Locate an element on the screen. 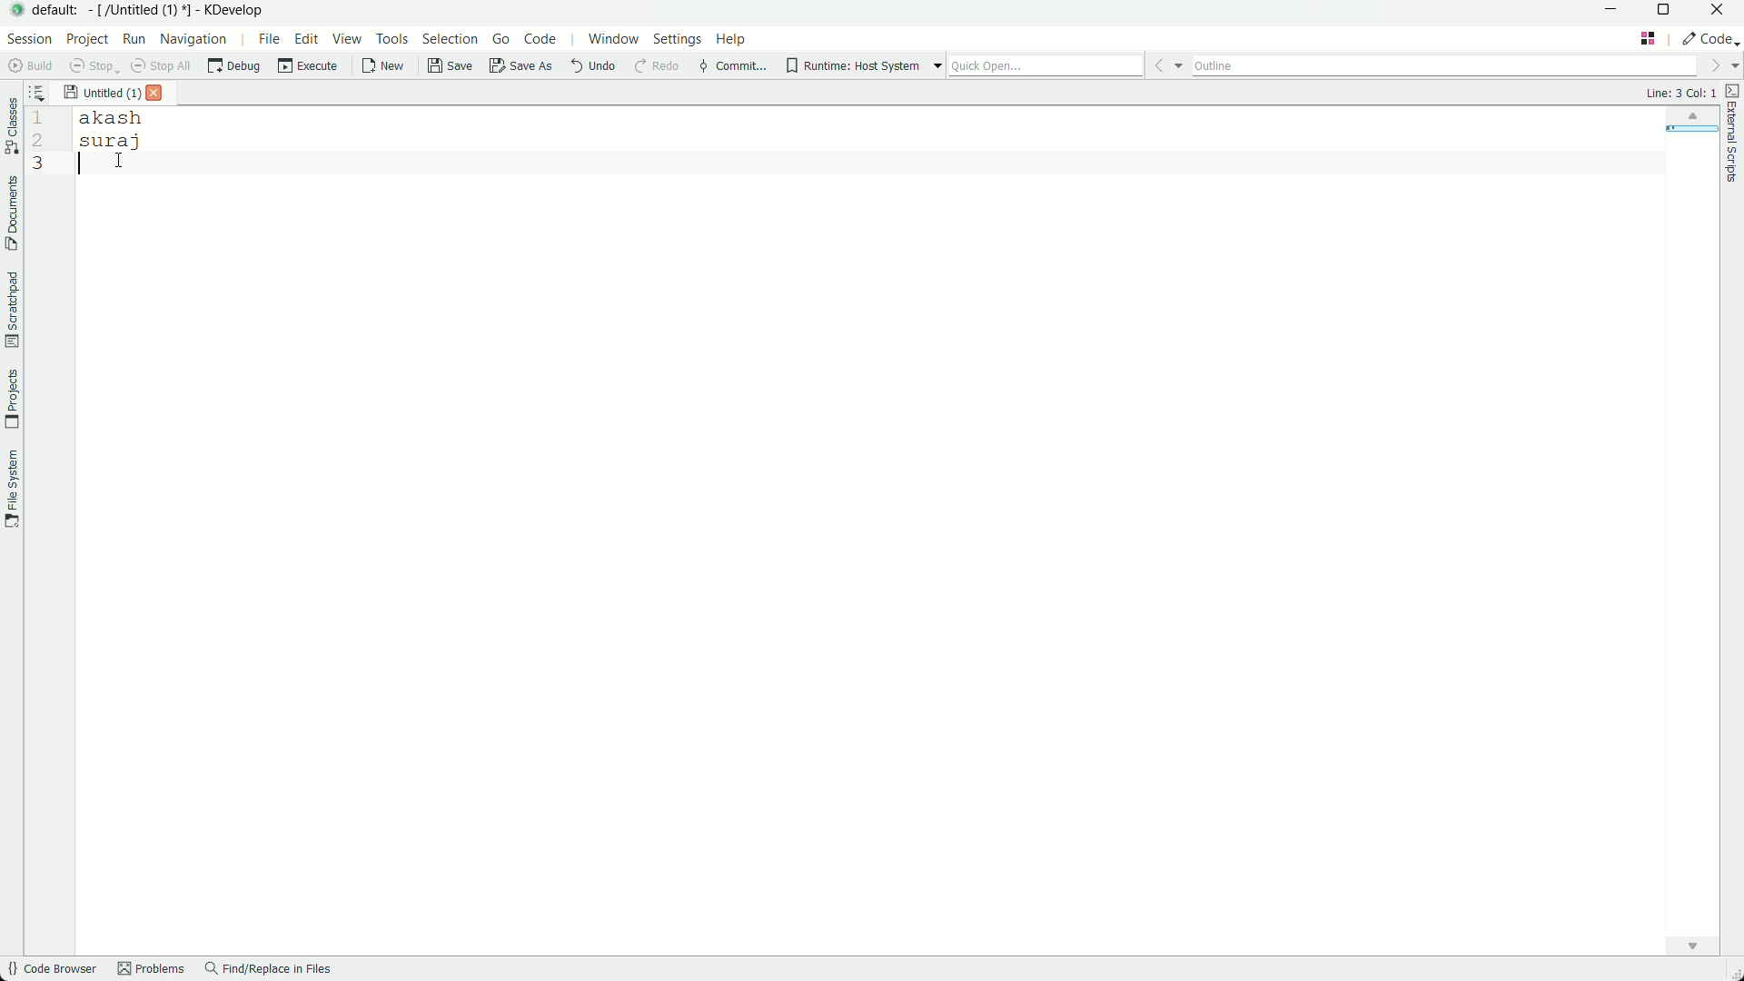  projects is located at coordinates (12, 400).